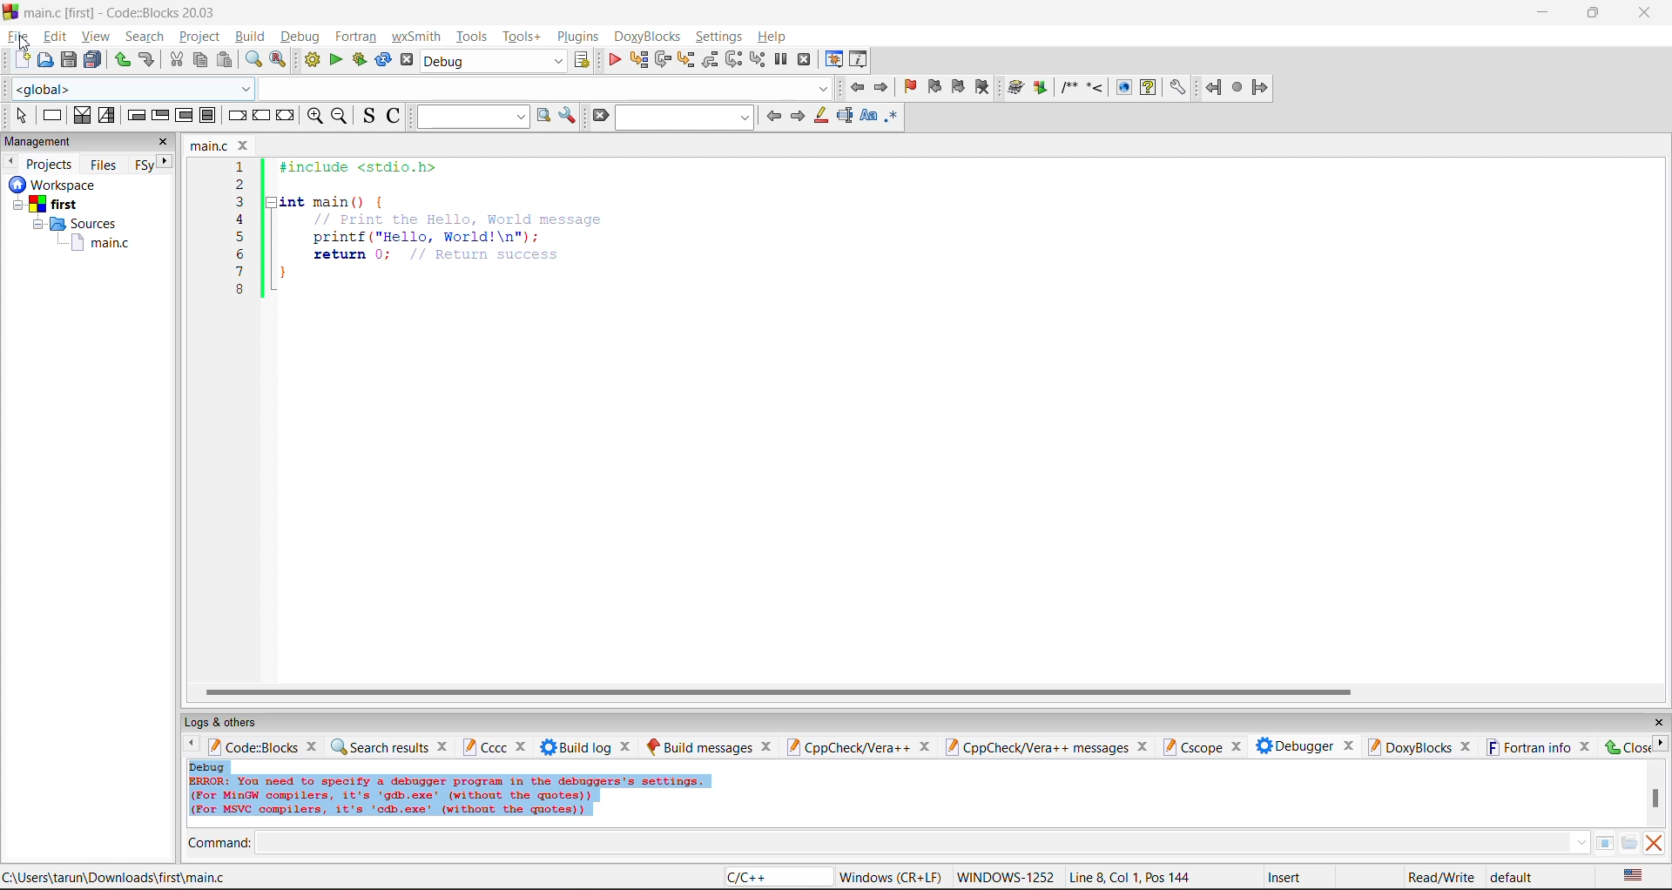 This screenshot has height=890, width=1672. Describe the element at coordinates (312, 60) in the screenshot. I see `build` at that location.